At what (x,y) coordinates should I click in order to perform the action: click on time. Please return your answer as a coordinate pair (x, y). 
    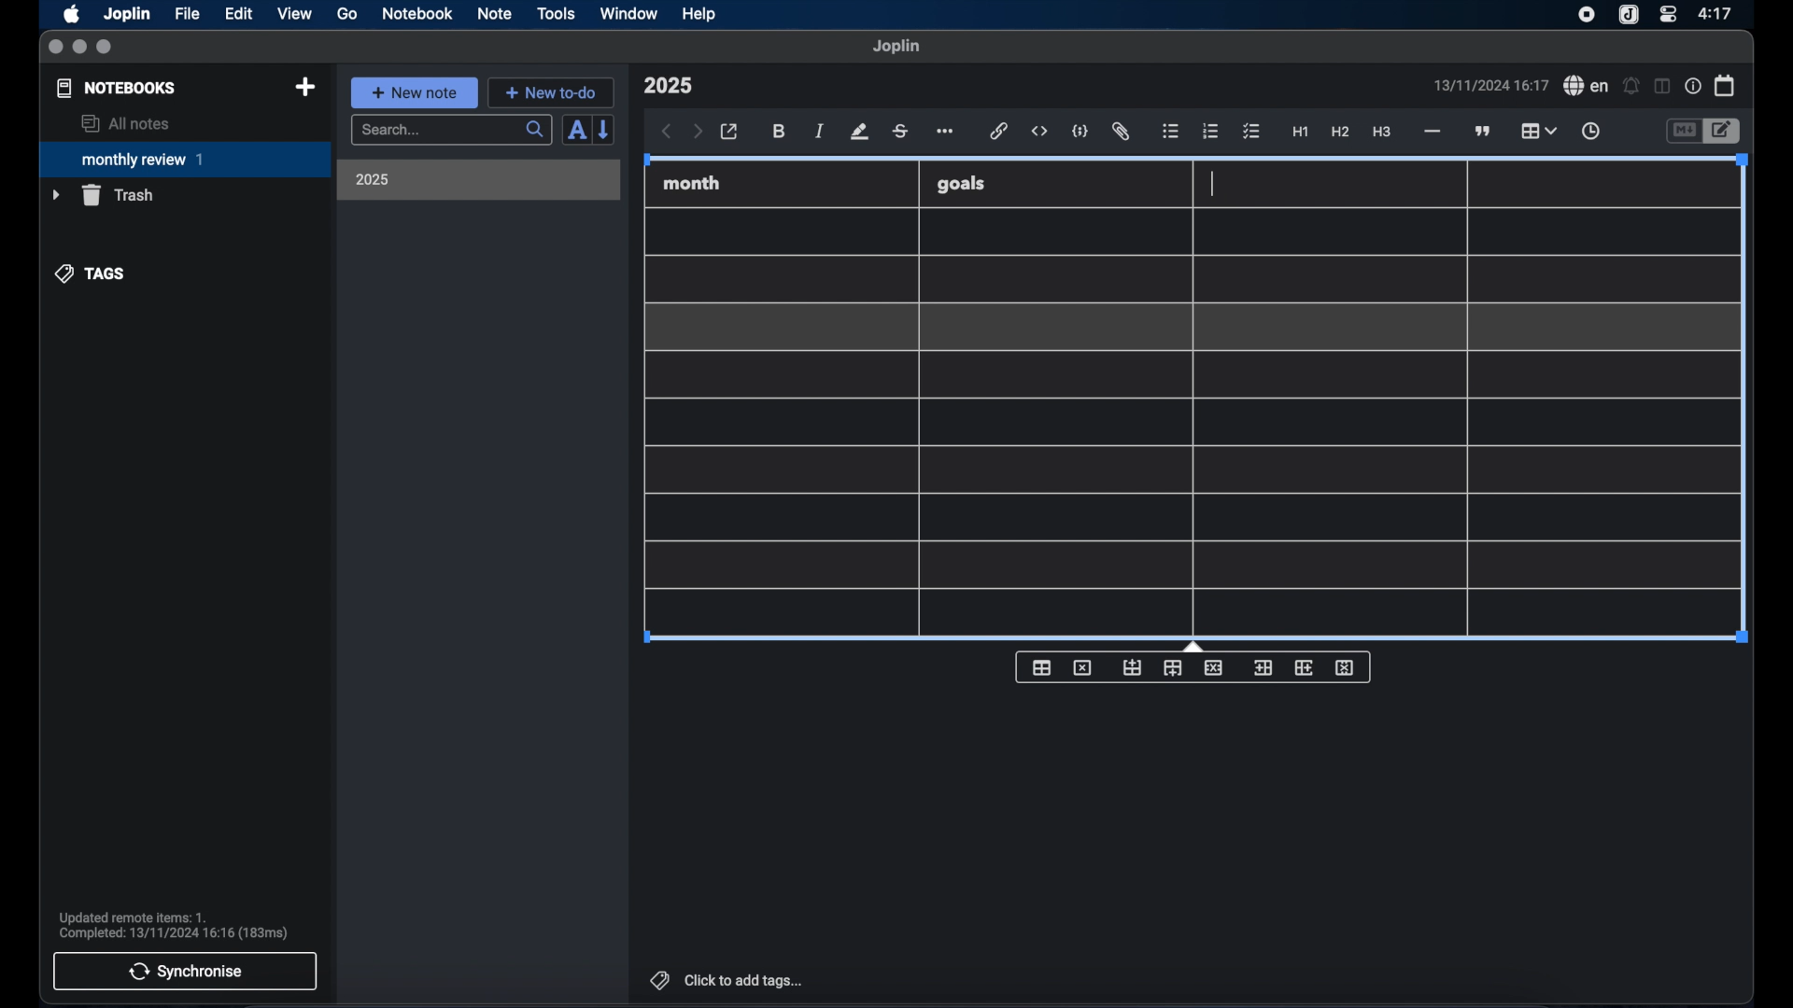
    Looking at the image, I should click on (1717, 13).